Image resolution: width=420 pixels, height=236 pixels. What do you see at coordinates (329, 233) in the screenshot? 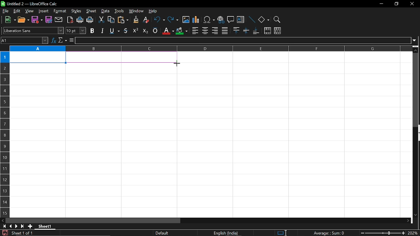
I see `Average:;Sum: 0` at bounding box center [329, 233].